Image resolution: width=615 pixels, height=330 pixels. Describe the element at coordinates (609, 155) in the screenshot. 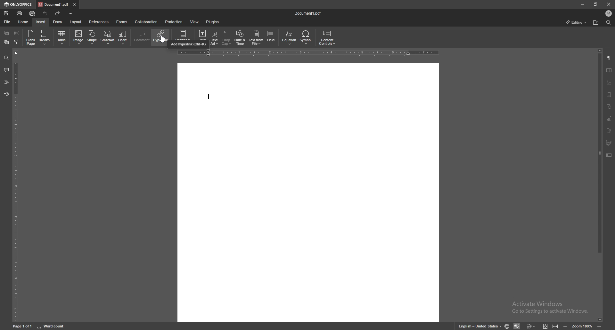

I see `text box` at that location.